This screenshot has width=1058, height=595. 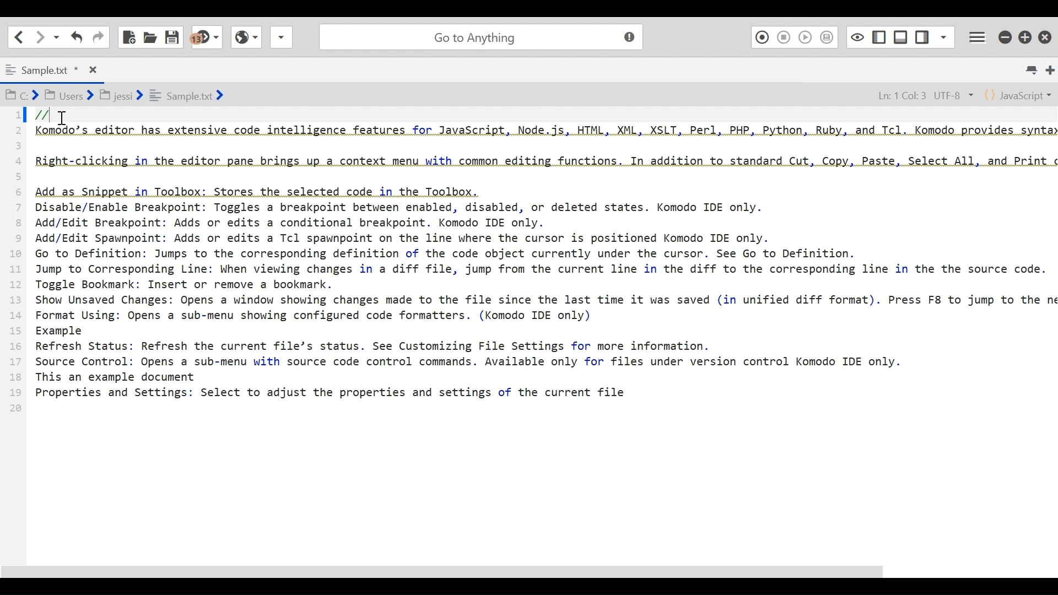 I want to click on Application menu, so click(x=979, y=36).